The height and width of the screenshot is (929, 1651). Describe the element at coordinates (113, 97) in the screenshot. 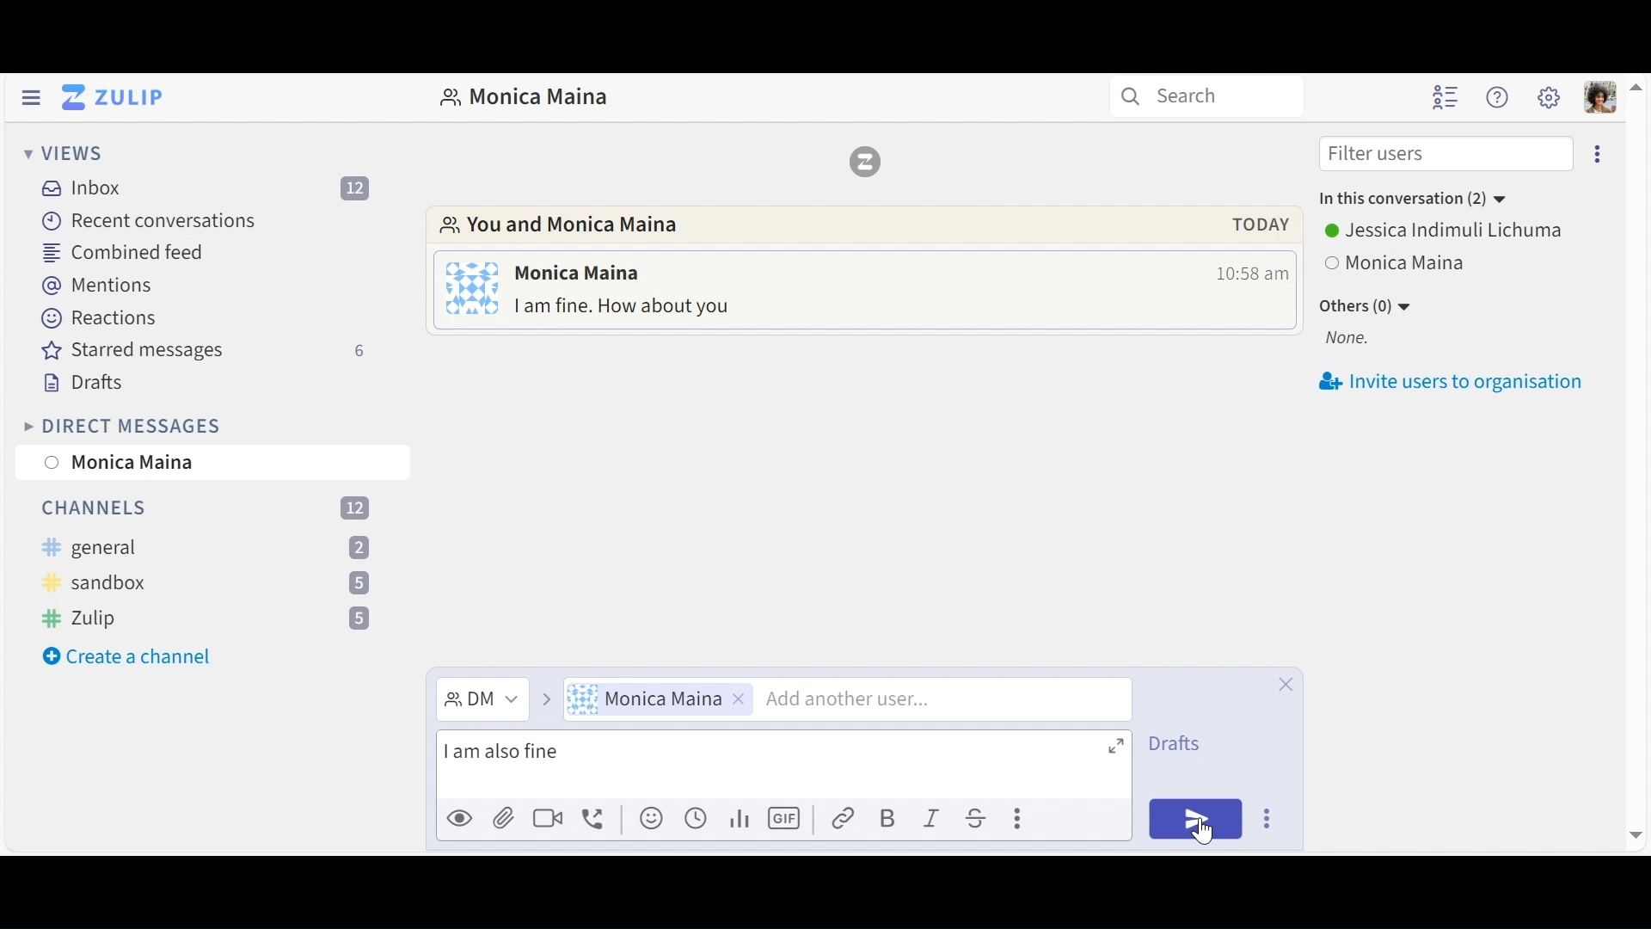

I see `Go to Home View (Inbox)` at that location.